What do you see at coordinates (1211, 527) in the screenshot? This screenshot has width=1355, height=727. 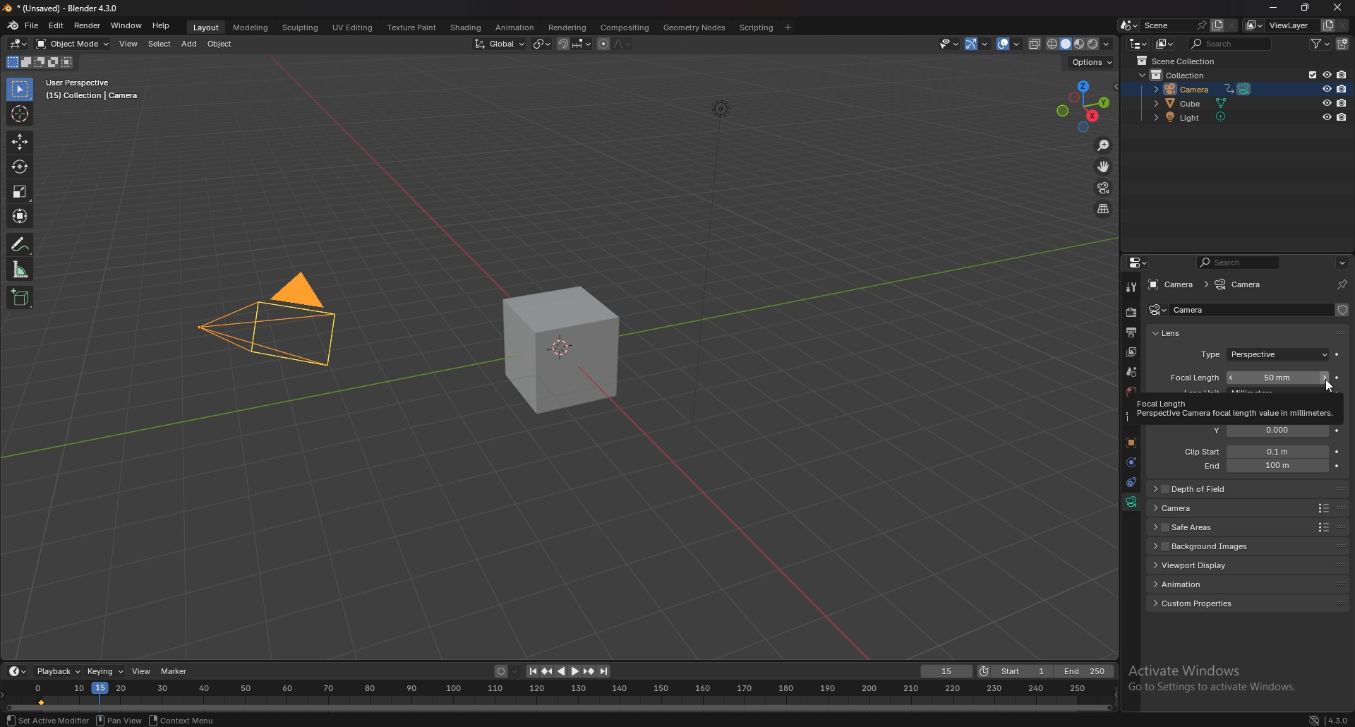 I see `safe areas` at bounding box center [1211, 527].